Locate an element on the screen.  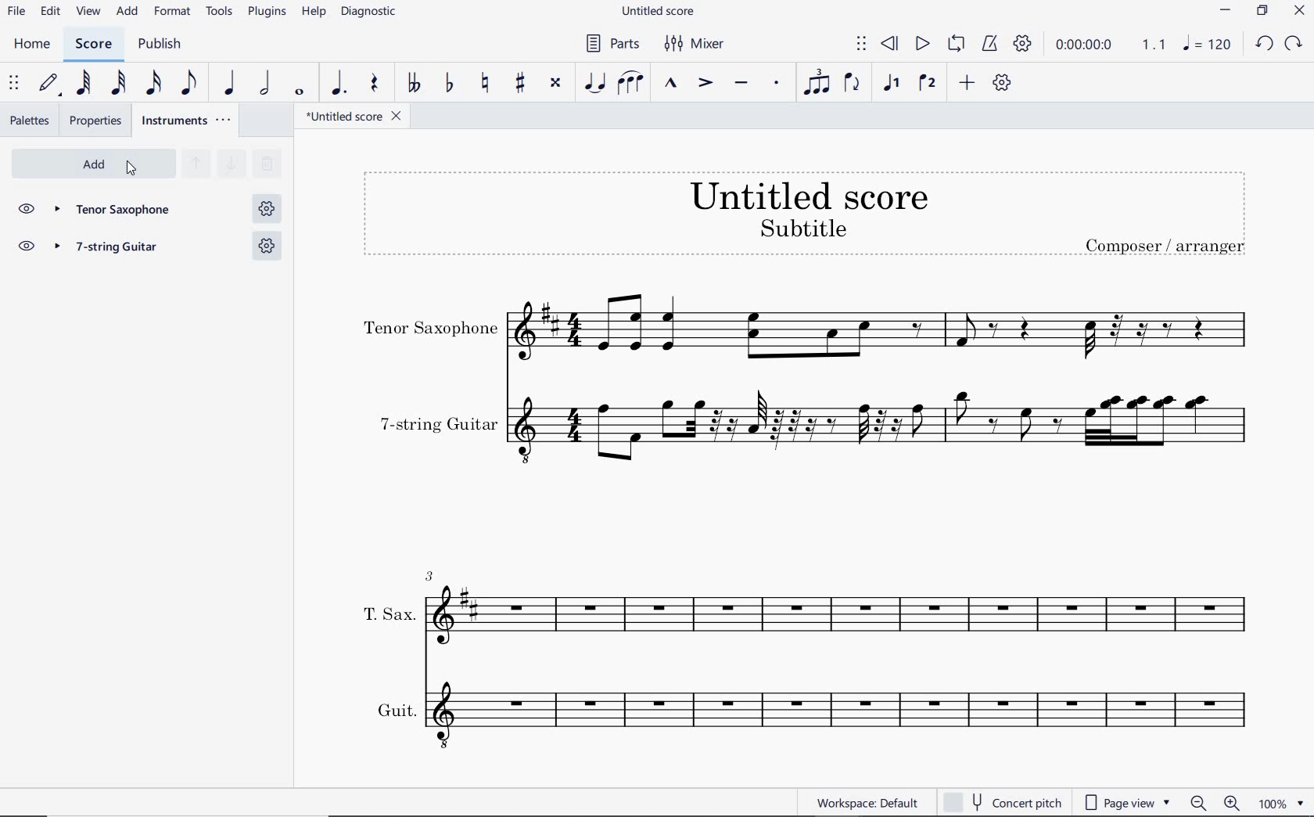
FILE NAME is located at coordinates (348, 118).